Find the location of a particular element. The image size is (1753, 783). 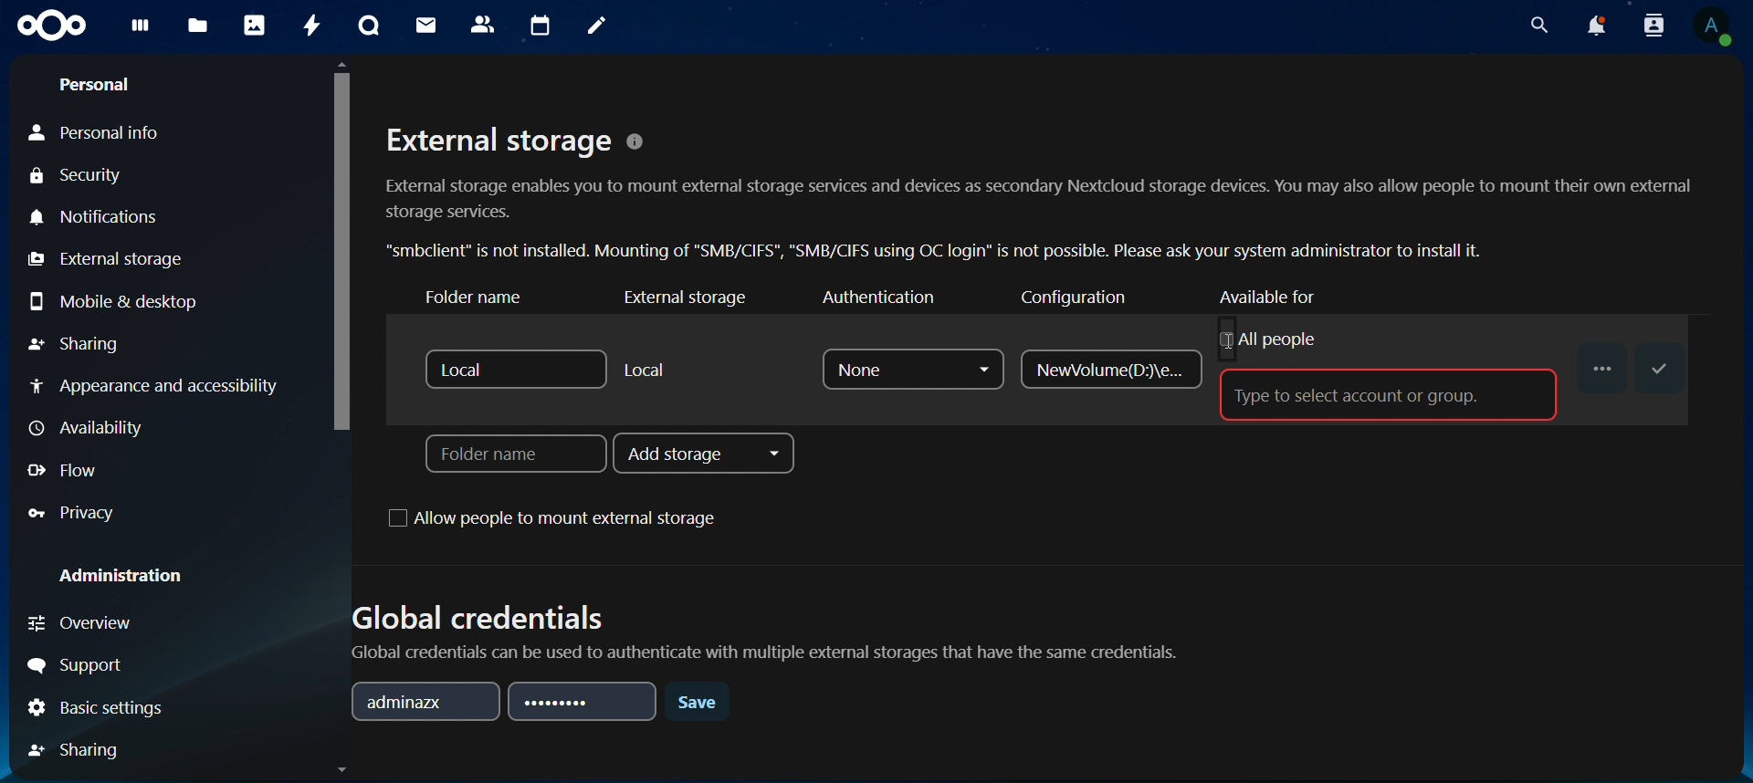

folder name is located at coordinates (492, 298).